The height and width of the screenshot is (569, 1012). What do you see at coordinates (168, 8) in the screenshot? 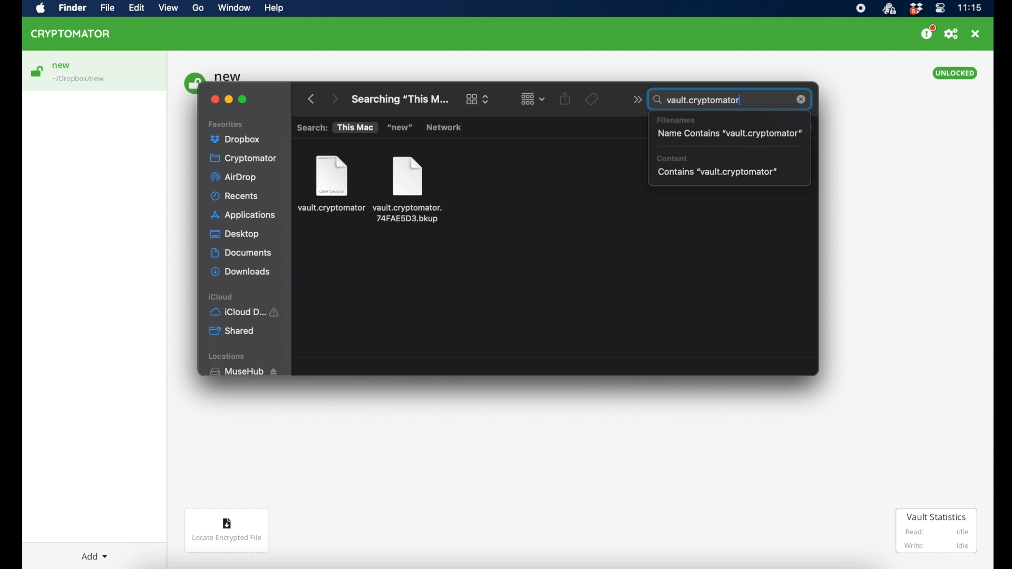
I see `view` at bounding box center [168, 8].